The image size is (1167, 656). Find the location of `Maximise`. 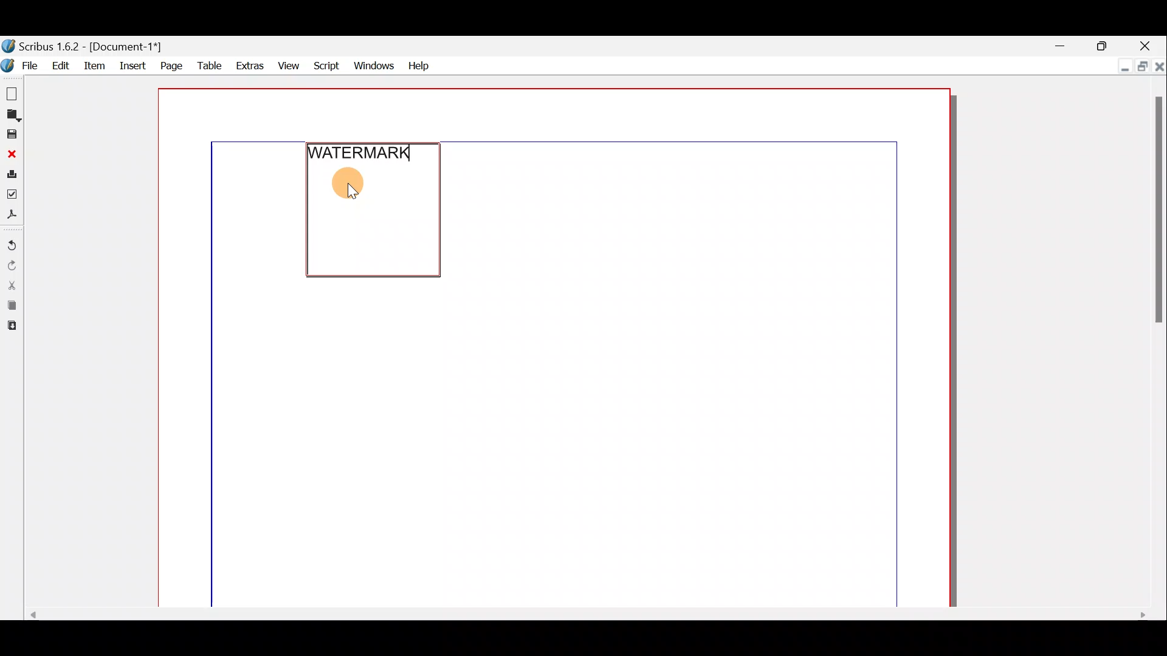

Maximise is located at coordinates (1103, 44).